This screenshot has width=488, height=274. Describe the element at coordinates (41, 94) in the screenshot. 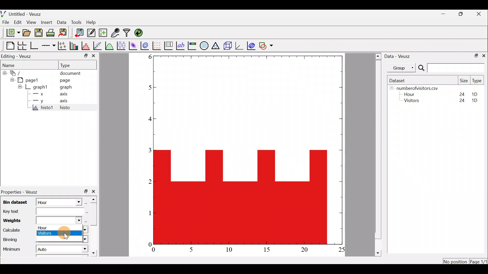

I see `x` at that location.